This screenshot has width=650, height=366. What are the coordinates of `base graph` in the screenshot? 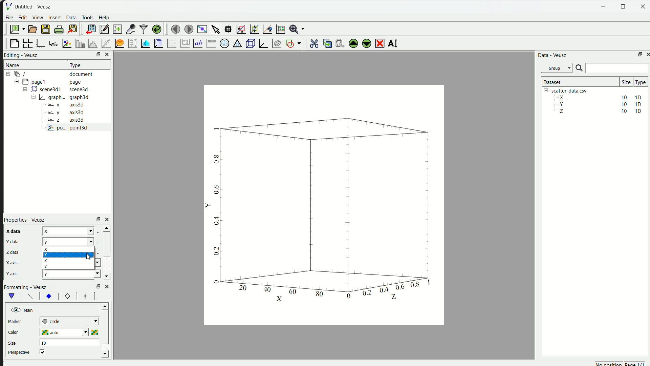 It's located at (41, 43).